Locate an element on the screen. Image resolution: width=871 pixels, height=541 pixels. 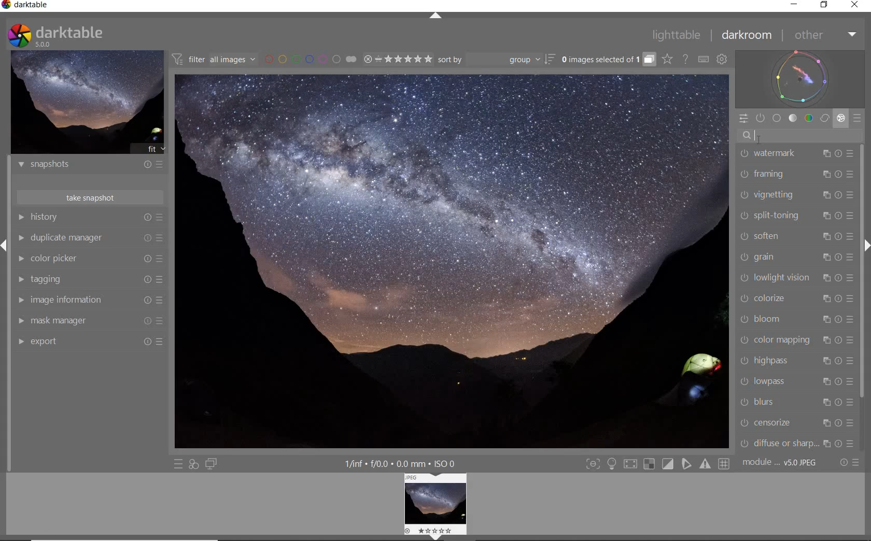
tagging is located at coordinates (53, 279).